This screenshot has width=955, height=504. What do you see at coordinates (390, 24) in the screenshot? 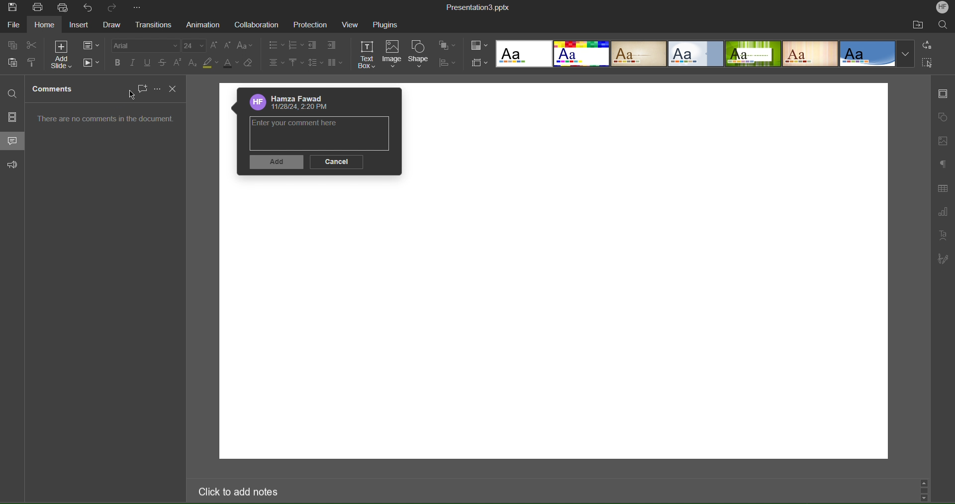
I see `Plugins` at bounding box center [390, 24].